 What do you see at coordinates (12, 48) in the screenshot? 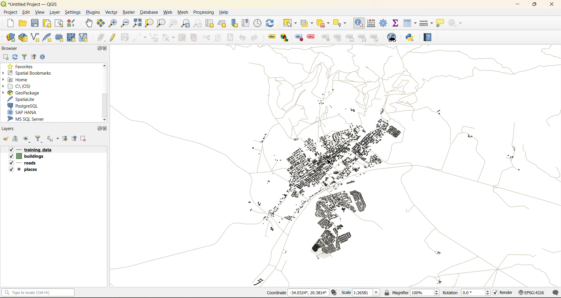
I see `browser` at bounding box center [12, 48].